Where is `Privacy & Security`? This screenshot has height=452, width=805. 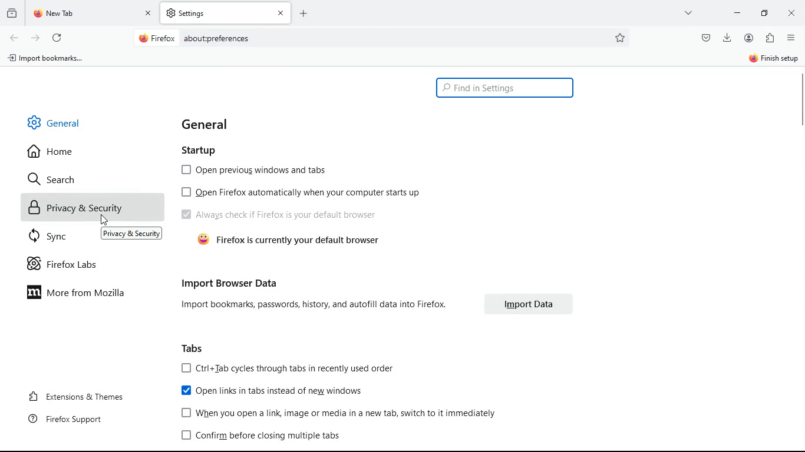 Privacy & Security is located at coordinates (132, 232).